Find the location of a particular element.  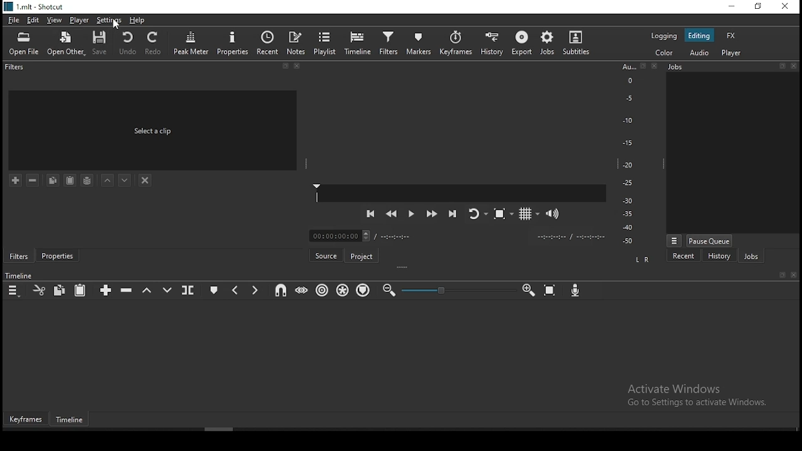

snap is located at coordinates (282, 291).